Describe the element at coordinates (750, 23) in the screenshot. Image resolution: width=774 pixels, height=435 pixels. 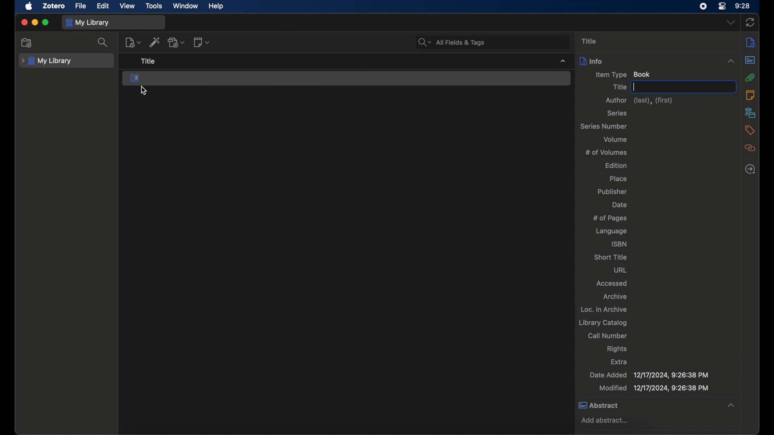
I see `sync` at that location.